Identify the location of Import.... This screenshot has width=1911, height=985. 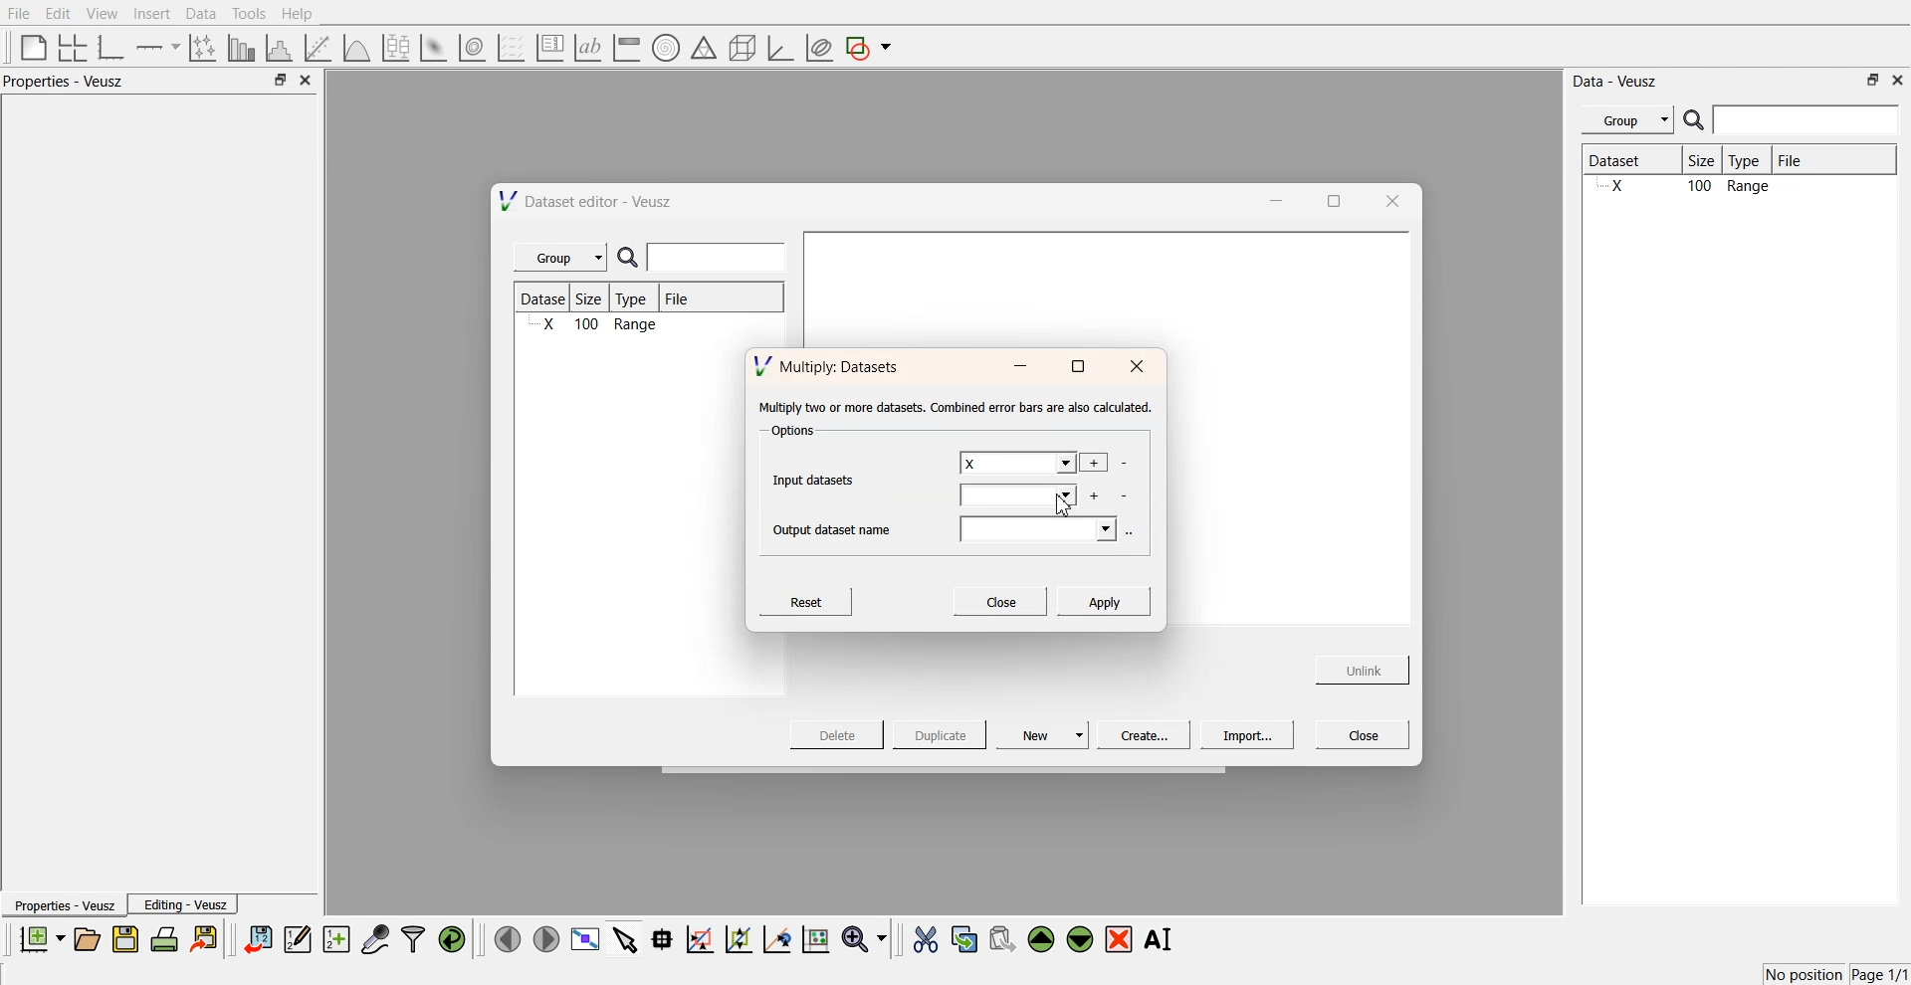
(1247, 735).